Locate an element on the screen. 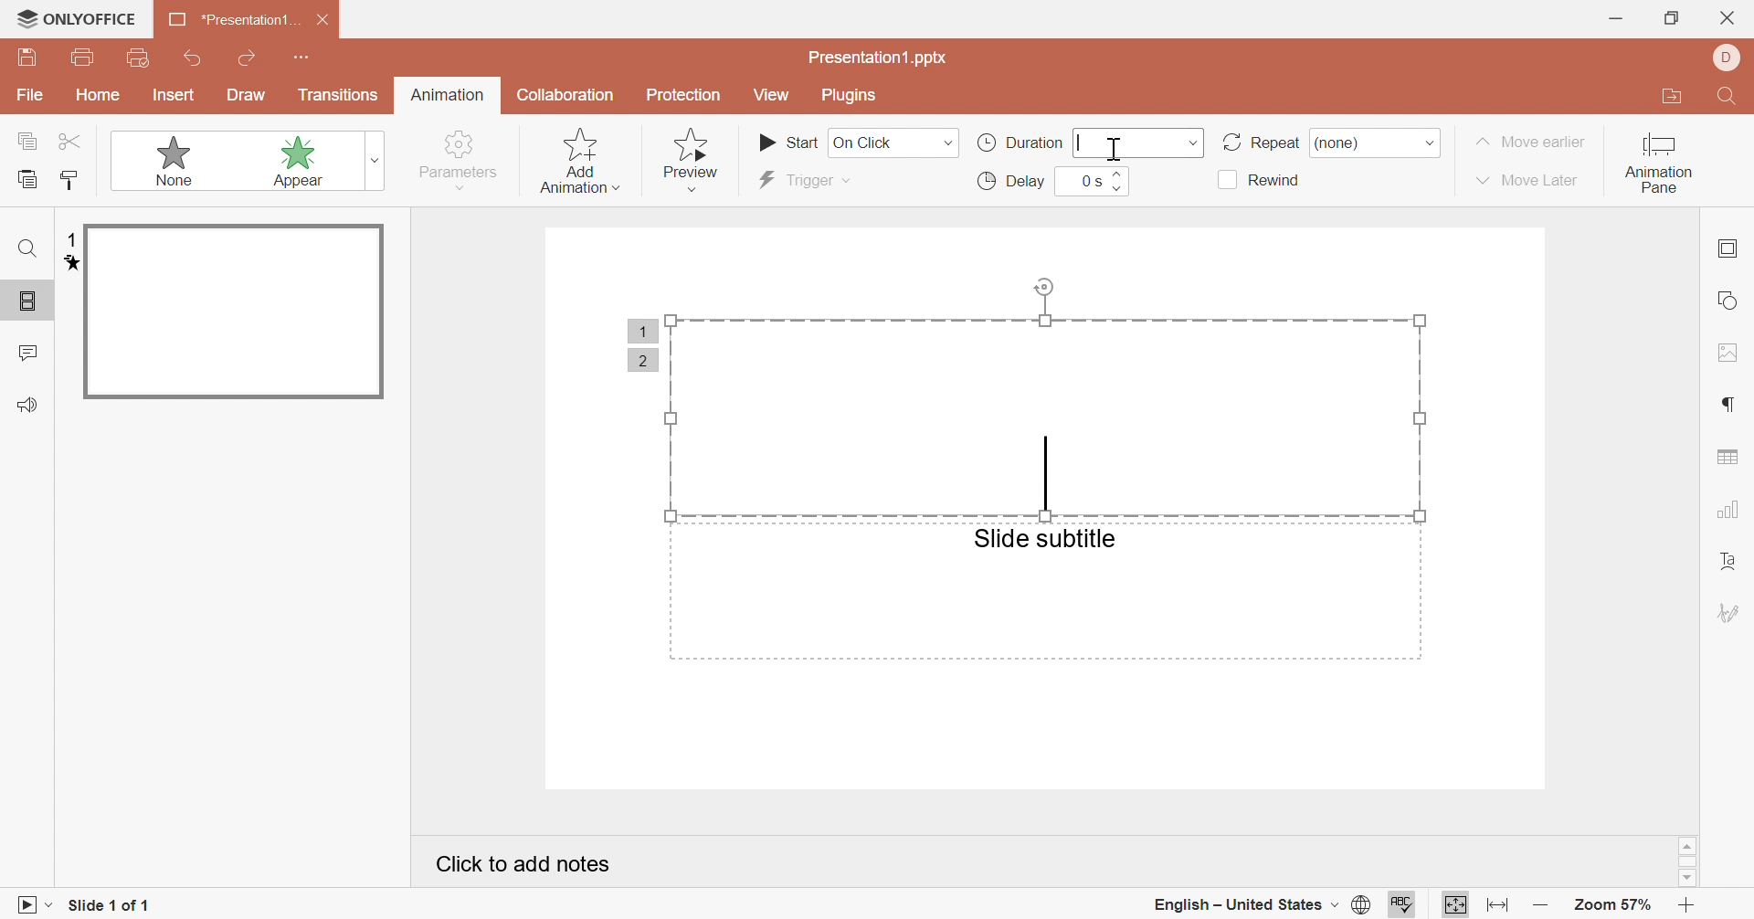  preview is located at coordinates (696, 162).